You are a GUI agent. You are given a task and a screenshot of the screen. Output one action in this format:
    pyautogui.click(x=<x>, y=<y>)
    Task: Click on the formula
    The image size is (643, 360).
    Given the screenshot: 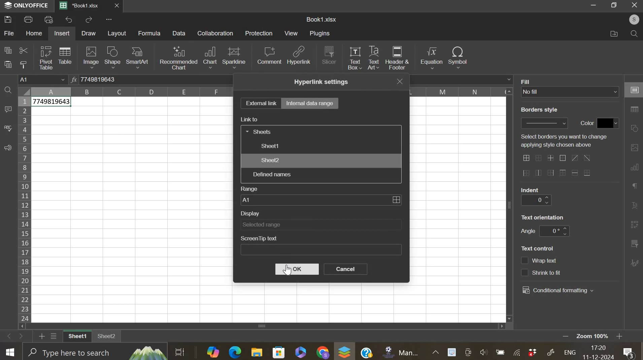 What is the action you would take?
    pyautogui.click(x=150, y=33)
    